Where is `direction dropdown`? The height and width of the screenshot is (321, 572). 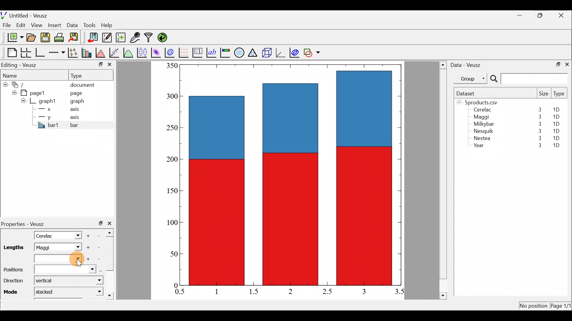 direction dropdown is located at coordinates (93, 281).